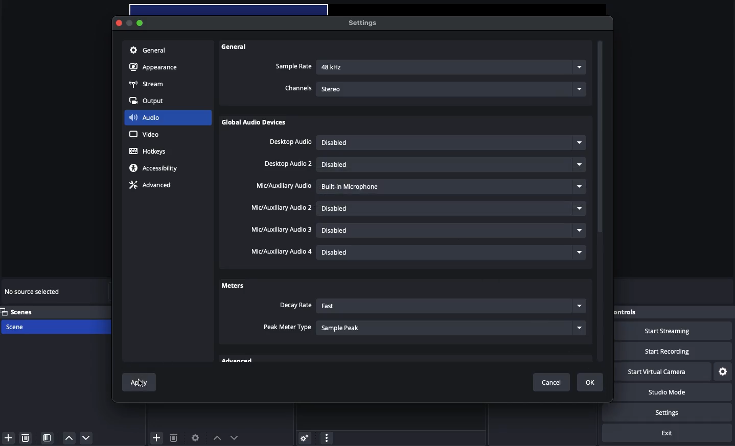 This screenshot has height=446, width=735. I want to click on Settings, so click(303, 437).